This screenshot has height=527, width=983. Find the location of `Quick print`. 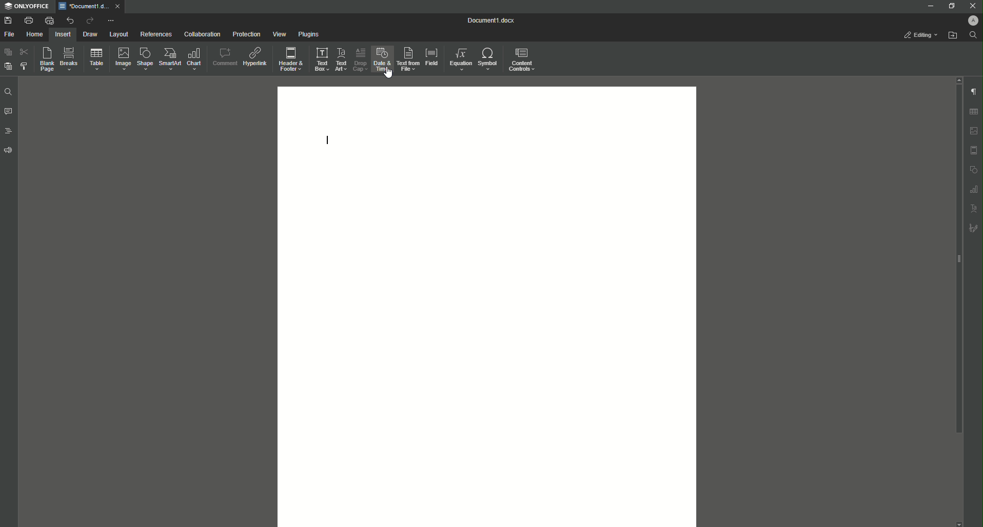

Quick print is located at coordinates (49, 21).